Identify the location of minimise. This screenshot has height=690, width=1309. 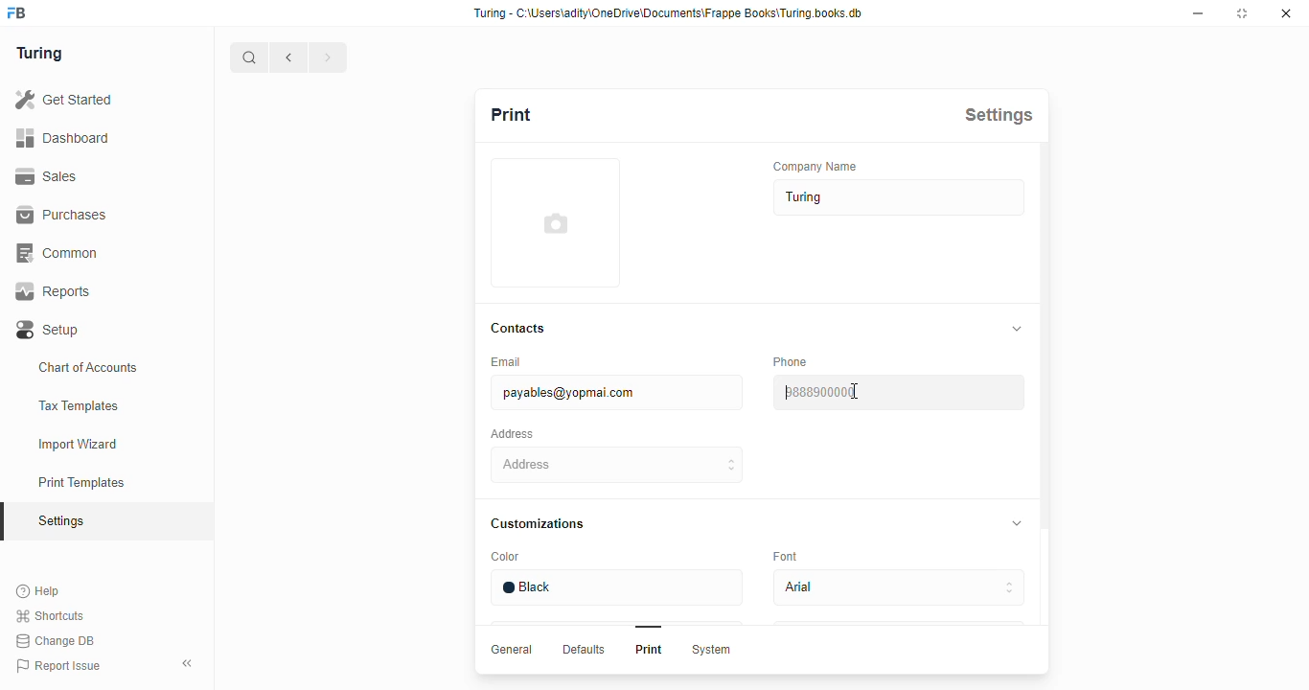
(1201, 12).